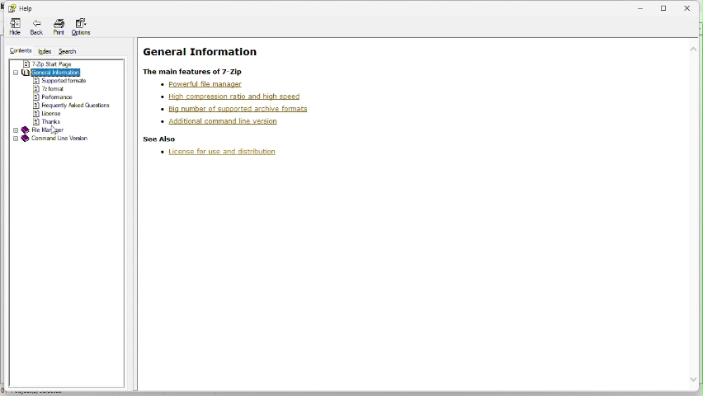  Describe the element at coordinates (209, 85) in the screenshot. I see `Powerful file manager` at that location.